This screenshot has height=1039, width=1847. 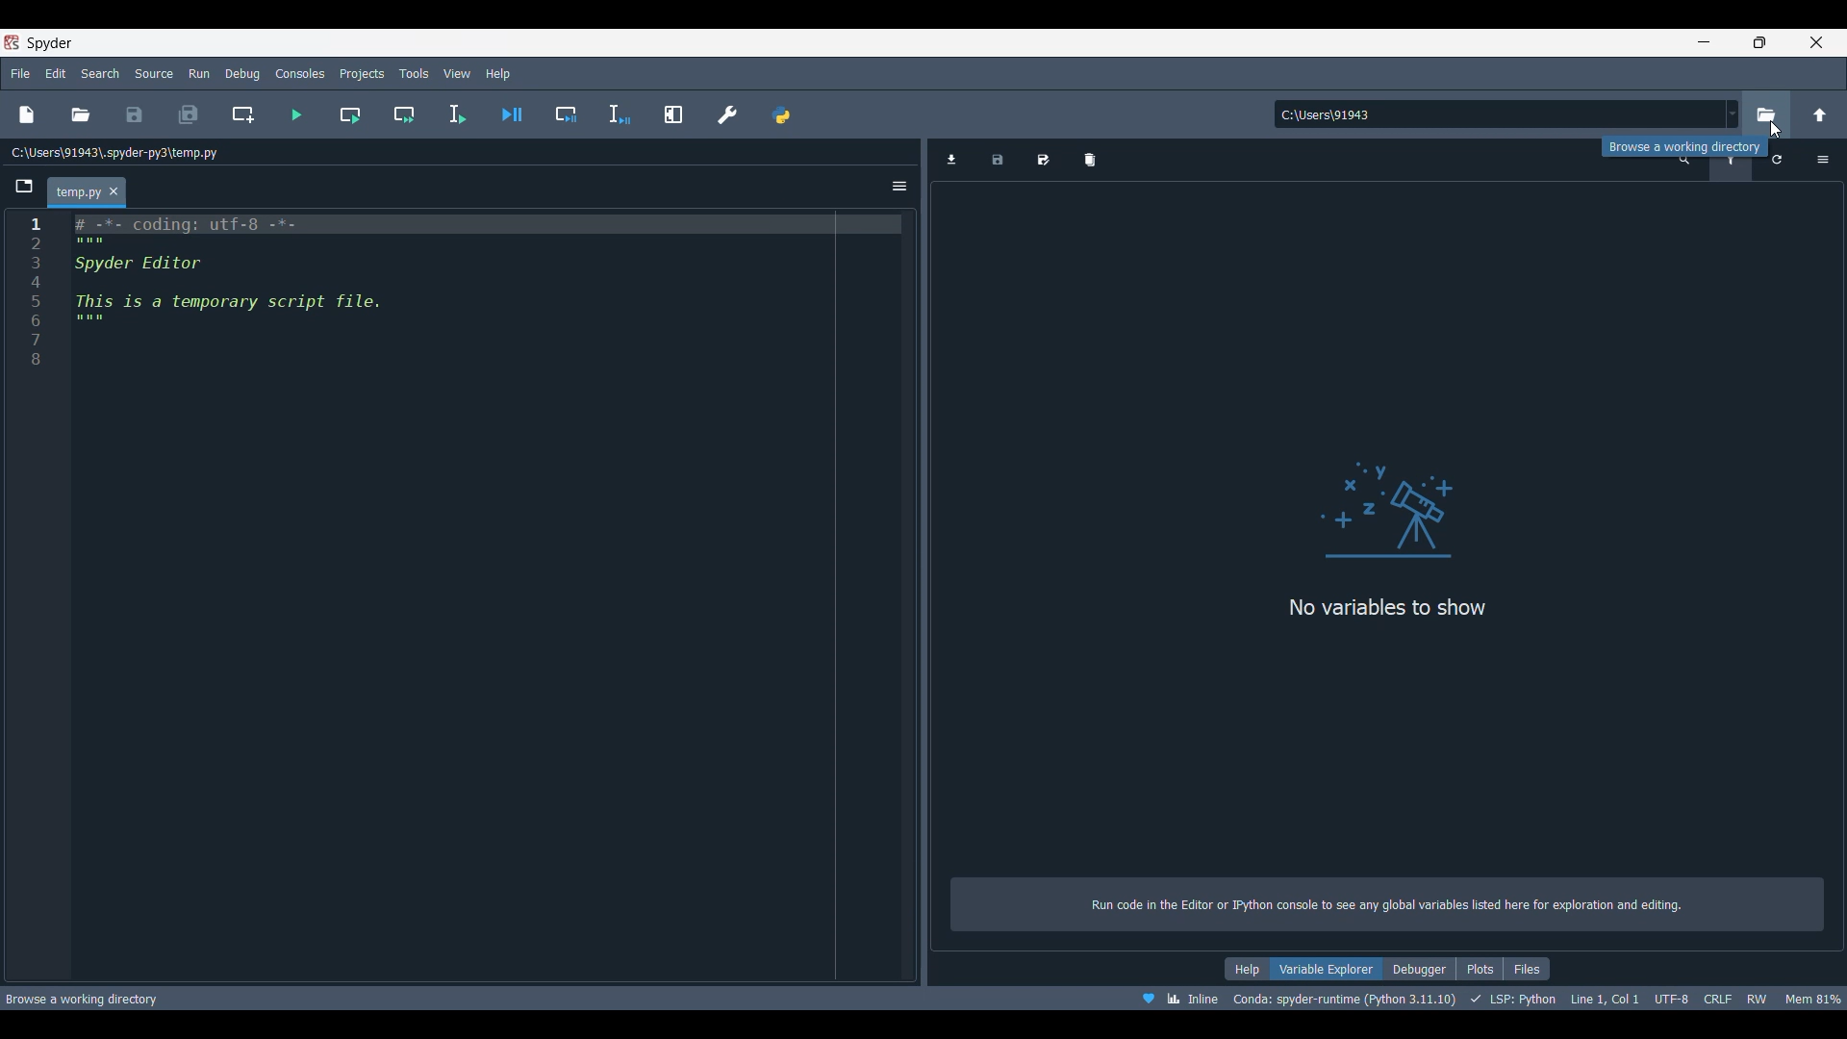 What do you see at coordinates (1760, 42) in the screenshot?
I see `Show in smaller tab` at bounding box center [1760, 42].